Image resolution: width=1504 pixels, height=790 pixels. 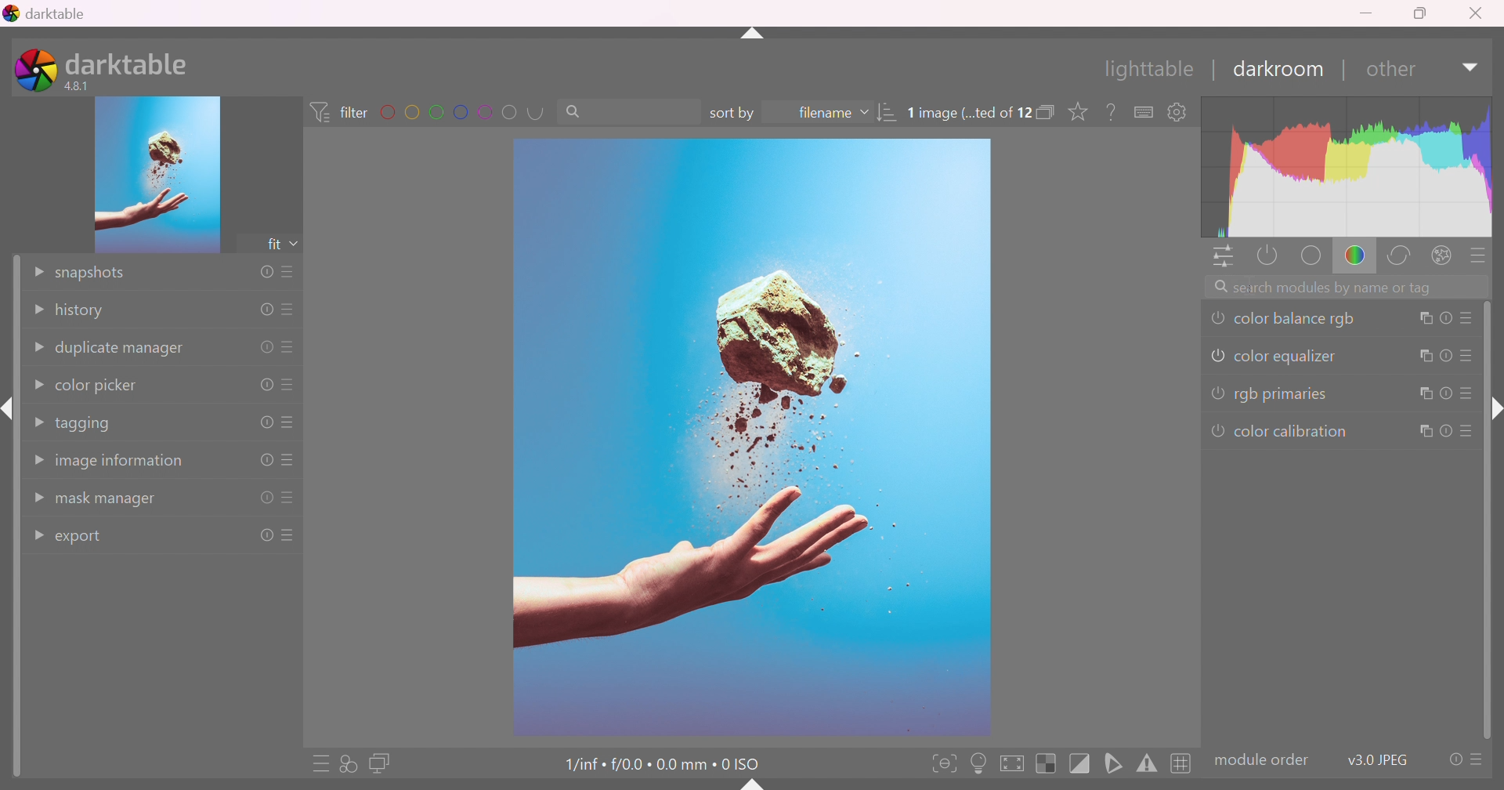 I want to click on , so click(x=866, y=111).